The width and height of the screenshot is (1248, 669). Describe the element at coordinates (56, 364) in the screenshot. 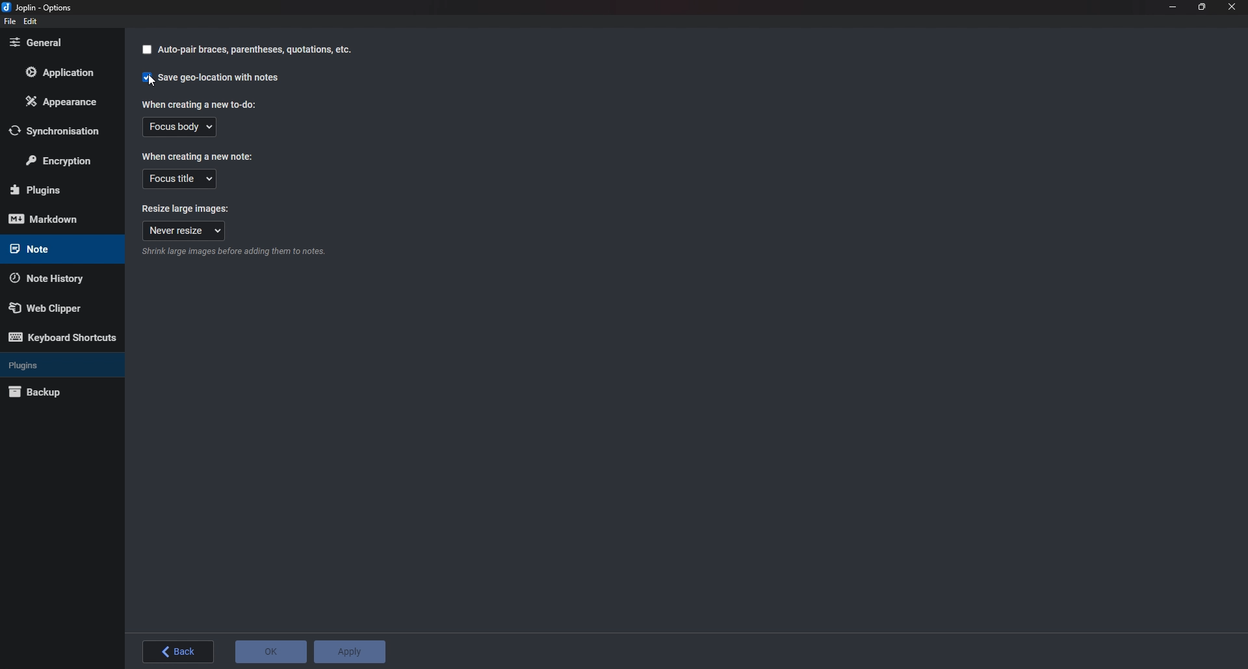

I see `Plugins` at that location.